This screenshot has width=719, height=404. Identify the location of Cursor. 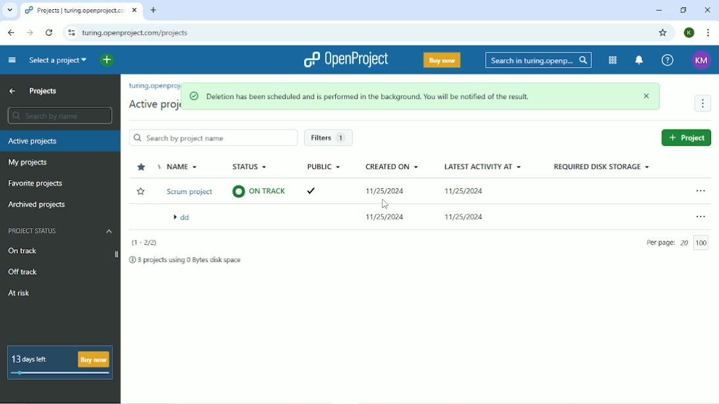
(385, 205).